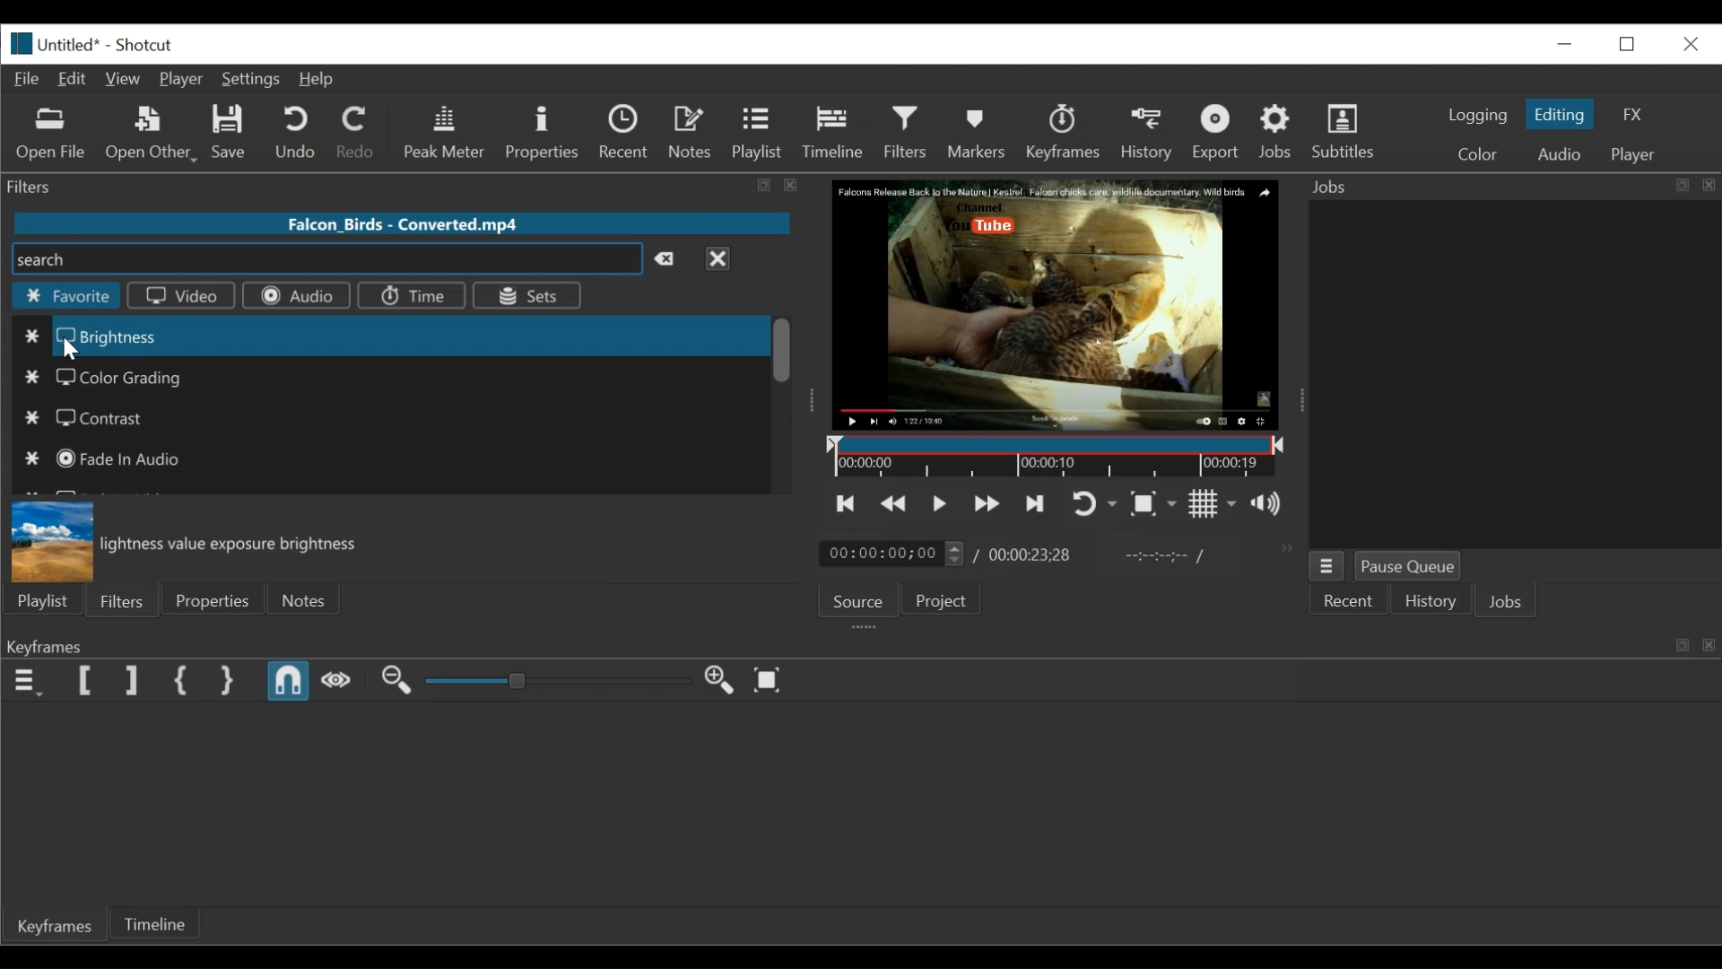 The height and width of the screenshot is (969, 1722). Describe the element at coordinates (298, 295) in the screenshot. I see `Audio` at that location.